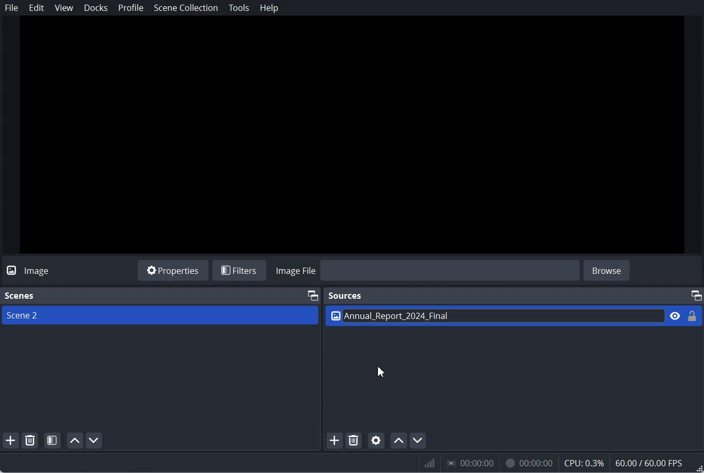  I want to click on Open Scene Filter, so click(52, 440).